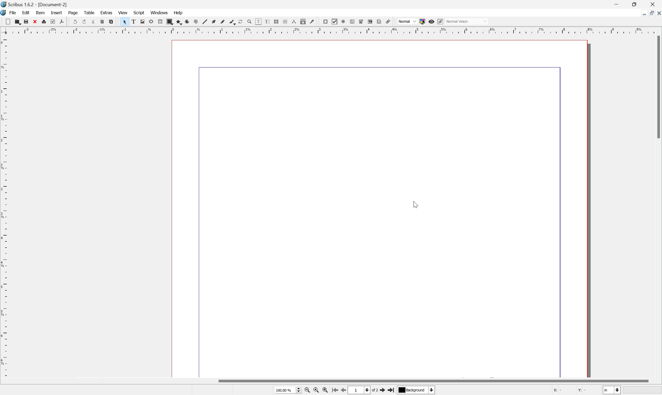 This screenshot has height=395, width=662. Describe the element at coordinates (469, 22) in the screenshot. I see `Normal vision` at that location.